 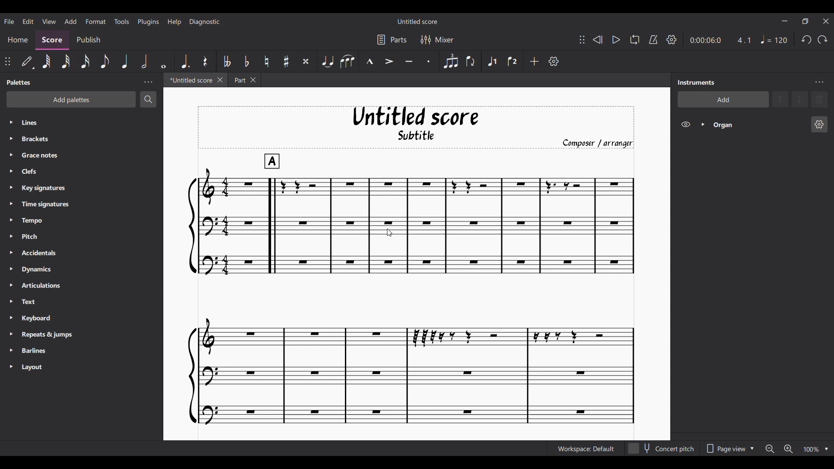 I want to click on Tie, so click(x=328, y=62).